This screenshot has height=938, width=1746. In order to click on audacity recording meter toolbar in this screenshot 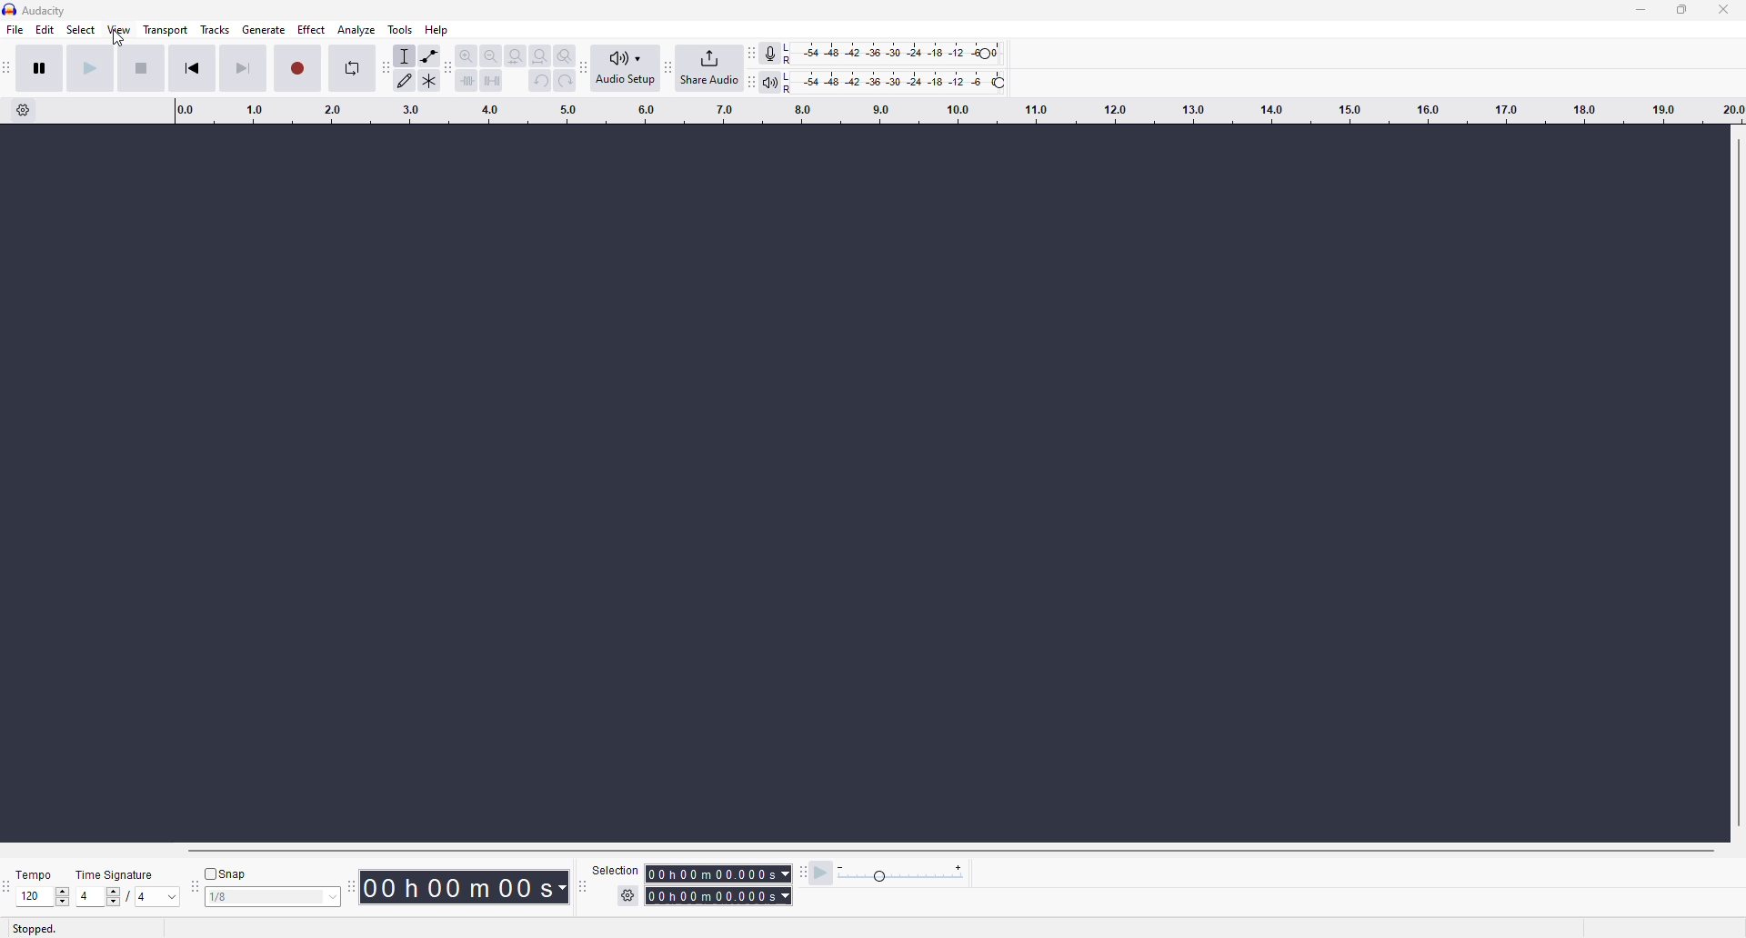, I will do `click(753, 53)`.